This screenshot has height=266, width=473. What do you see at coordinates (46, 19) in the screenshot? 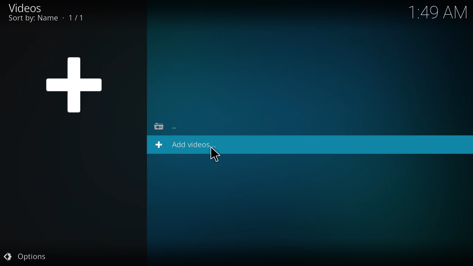
I see `sort by name` at bounding box center [46, 19].